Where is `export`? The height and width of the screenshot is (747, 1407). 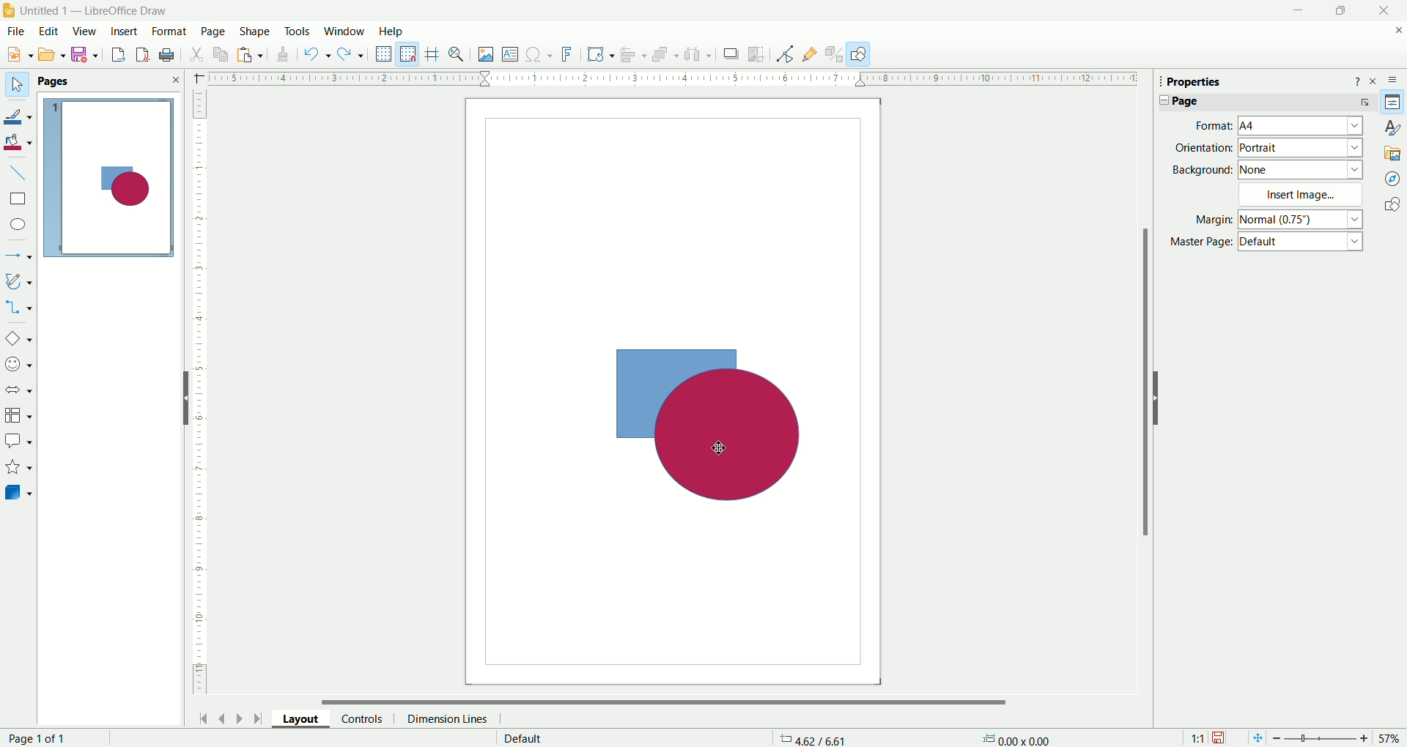
export is located at coordinates (114, 56).